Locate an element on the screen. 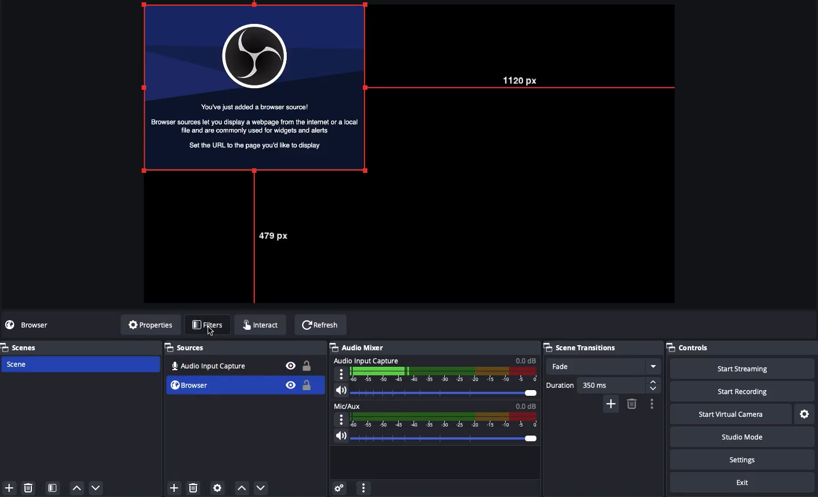  Scene transitions is located at coordinates (603, 347).